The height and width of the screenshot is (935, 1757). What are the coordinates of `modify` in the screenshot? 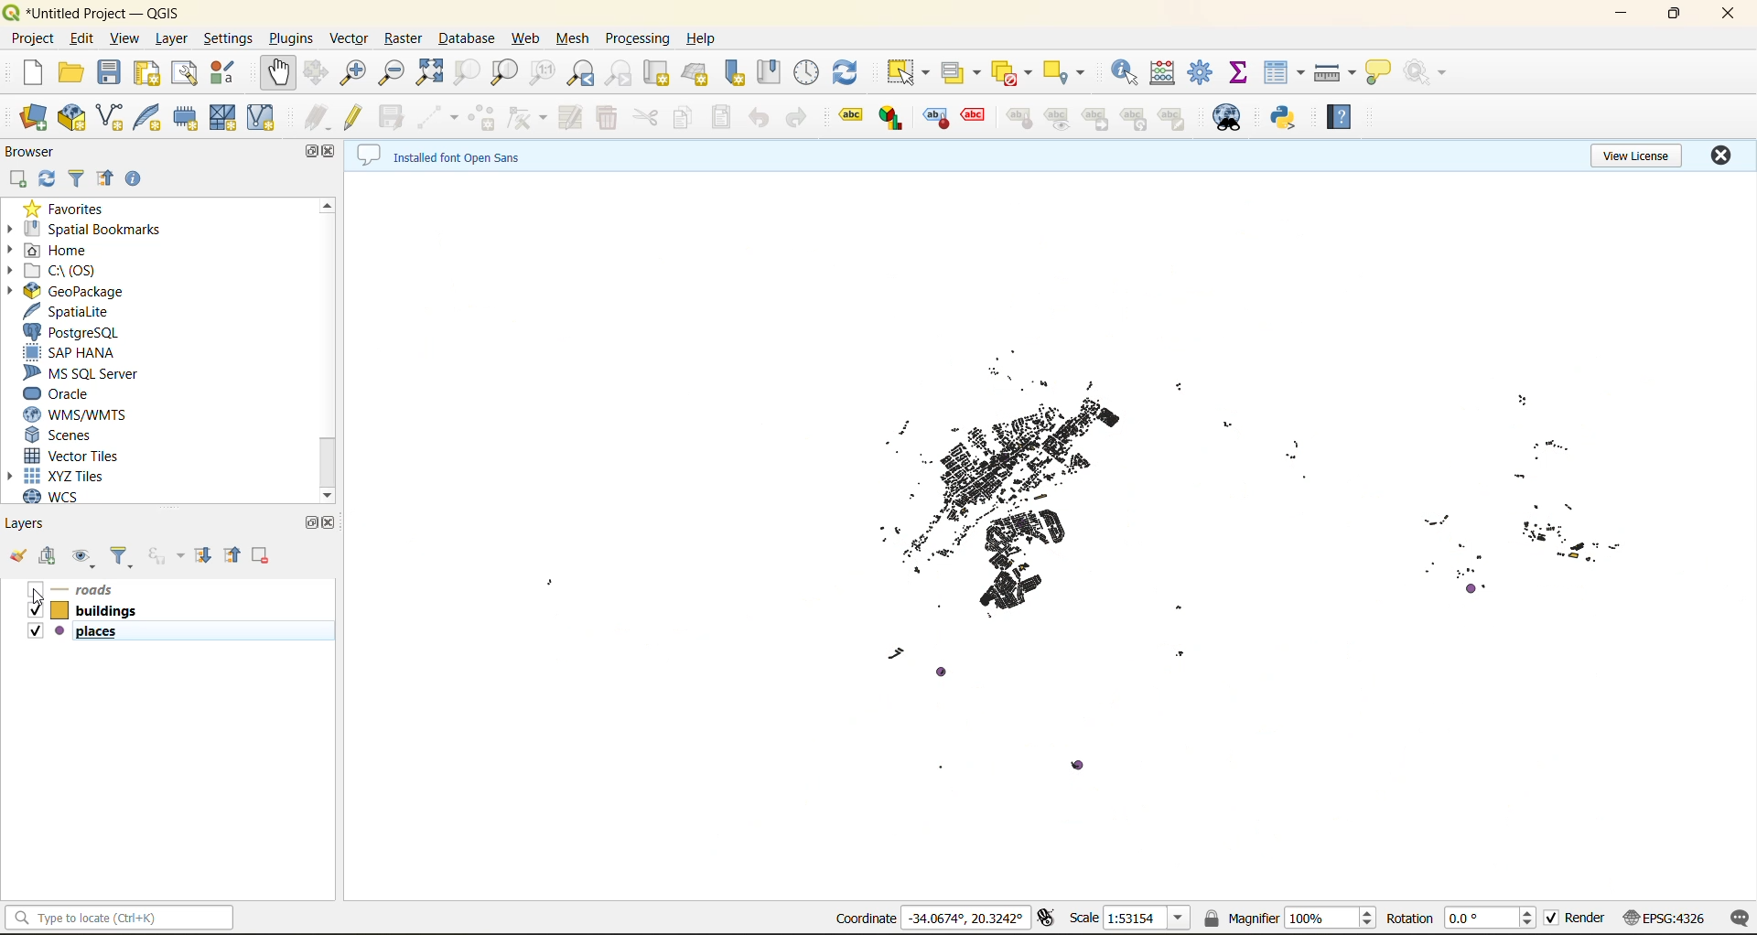 It's located at (574, 116).